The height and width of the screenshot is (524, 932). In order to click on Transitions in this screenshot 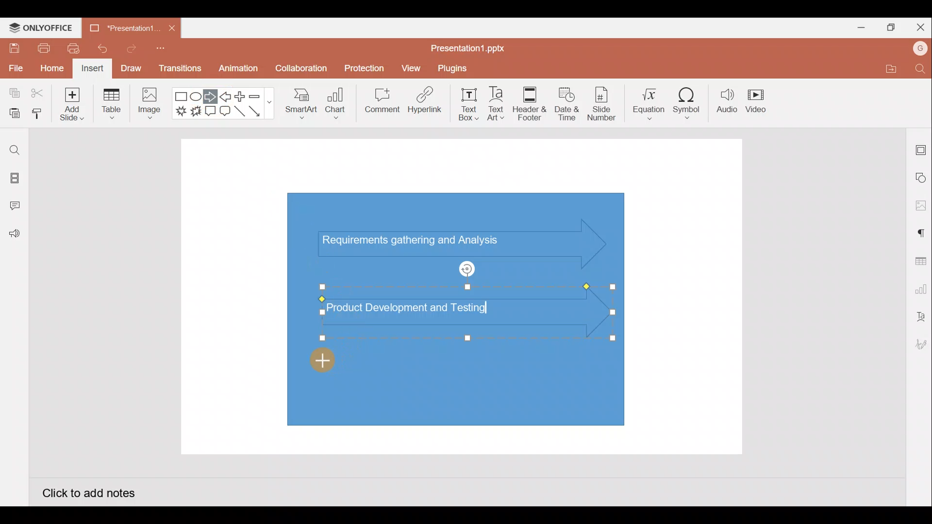, I will do `click(181, 71)`.